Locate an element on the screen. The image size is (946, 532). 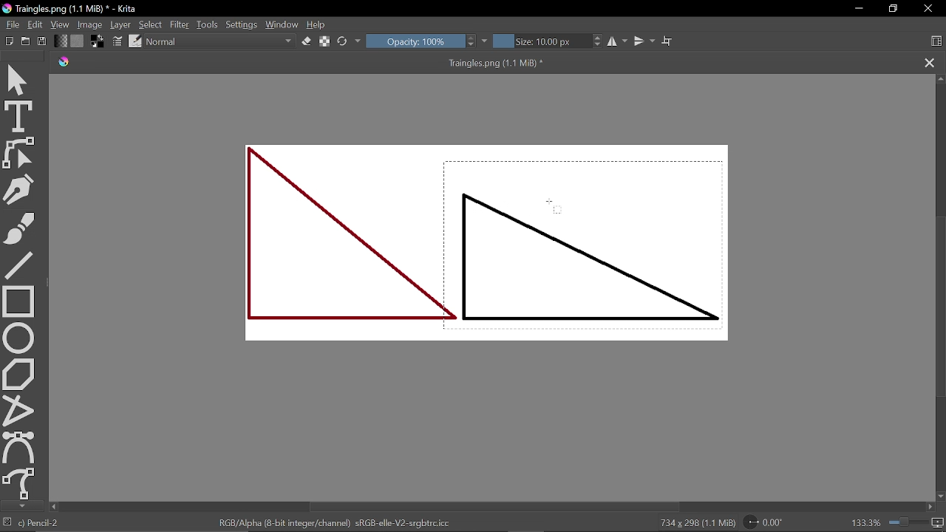
Ellipse tool is located at coordinates (18, 338).